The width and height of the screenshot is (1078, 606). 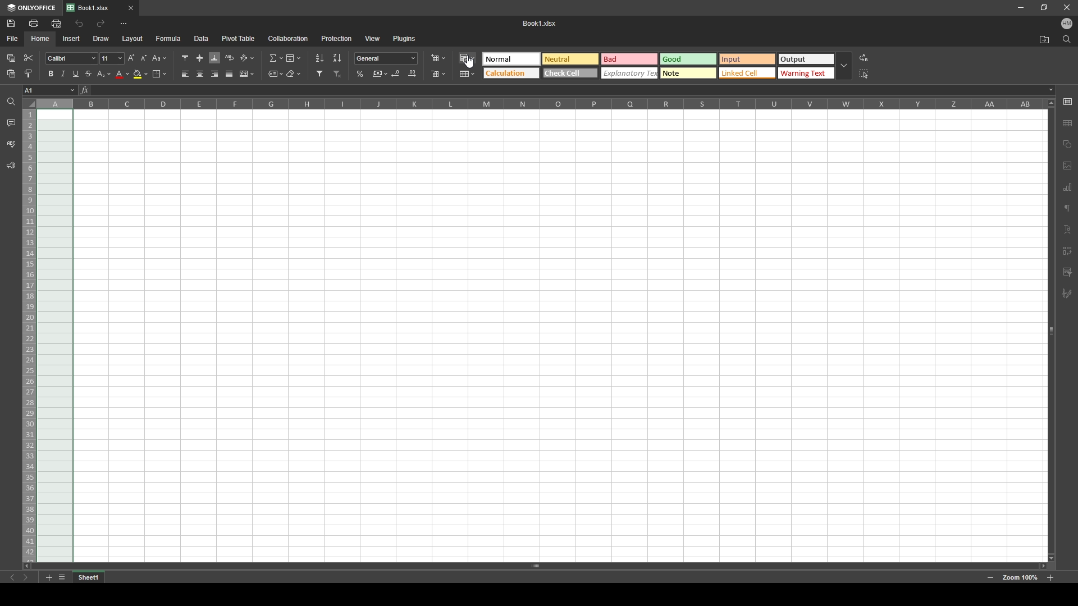 I want to click on justified, so click(x=230, y=74).